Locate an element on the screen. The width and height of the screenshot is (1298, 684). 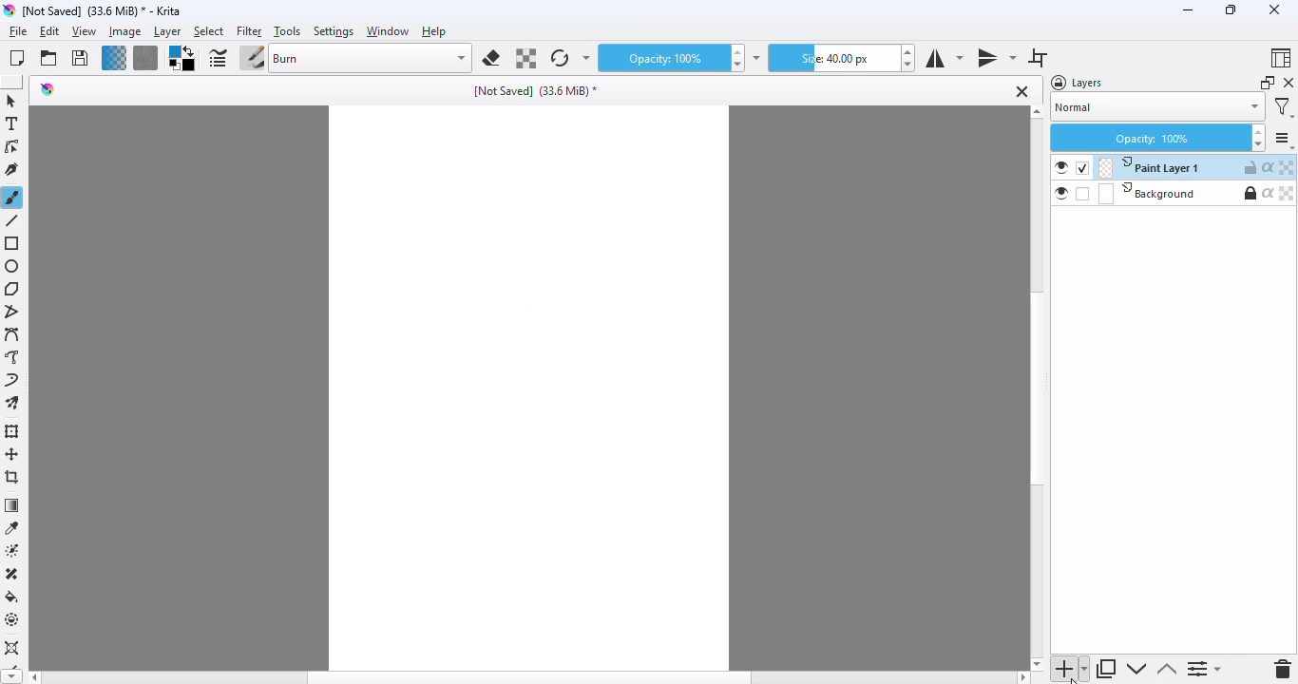
 close is located at coordinates (1273, 9).